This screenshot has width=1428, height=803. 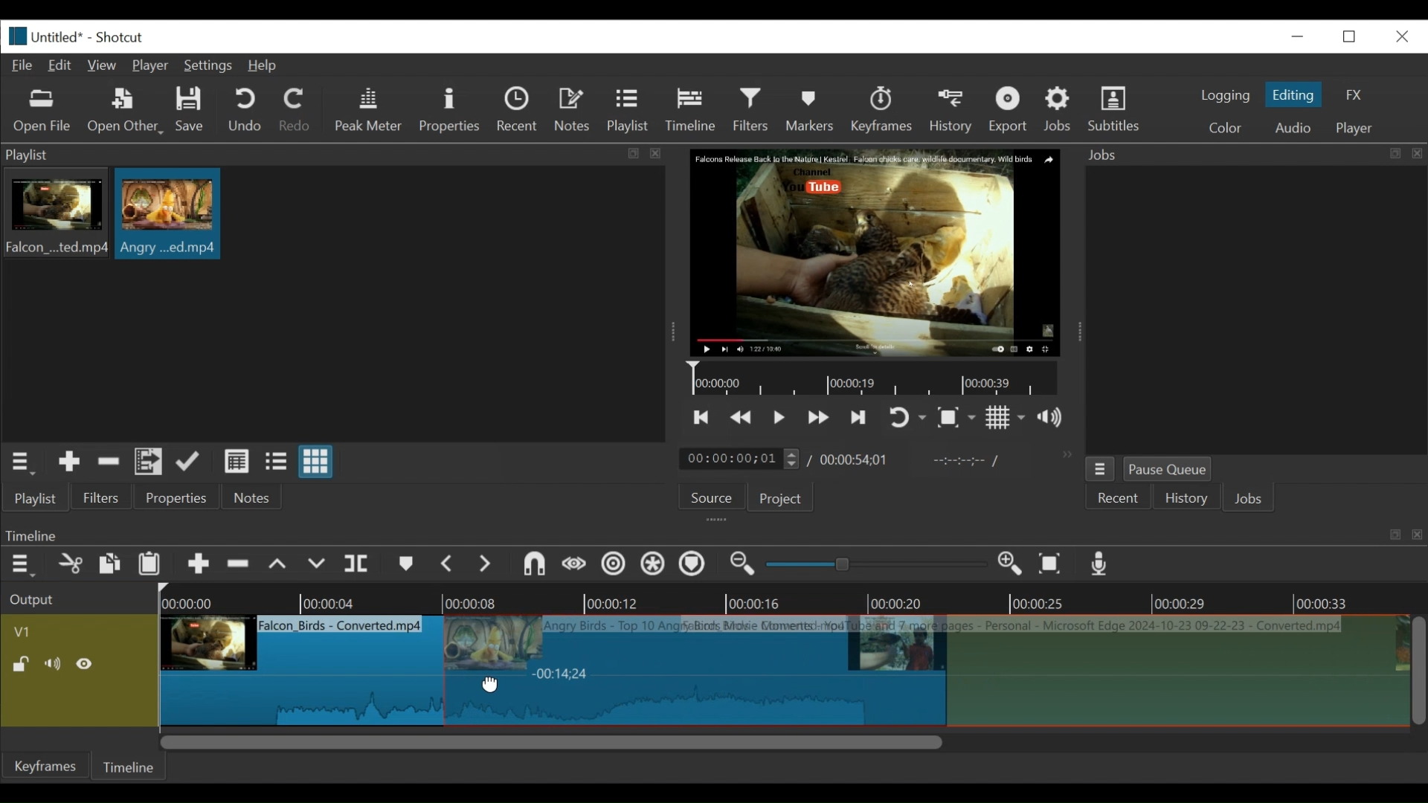 What do you see at coordinates (155, 566) in the screenshot?
I see `Paste` at bounding box center [155, 566].